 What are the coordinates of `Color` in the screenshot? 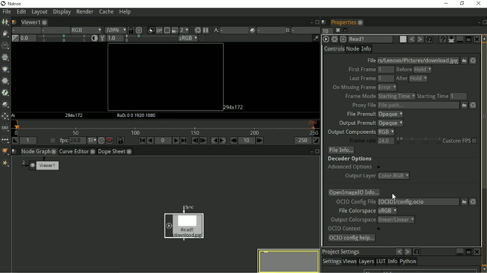 It's located at (6, 69).